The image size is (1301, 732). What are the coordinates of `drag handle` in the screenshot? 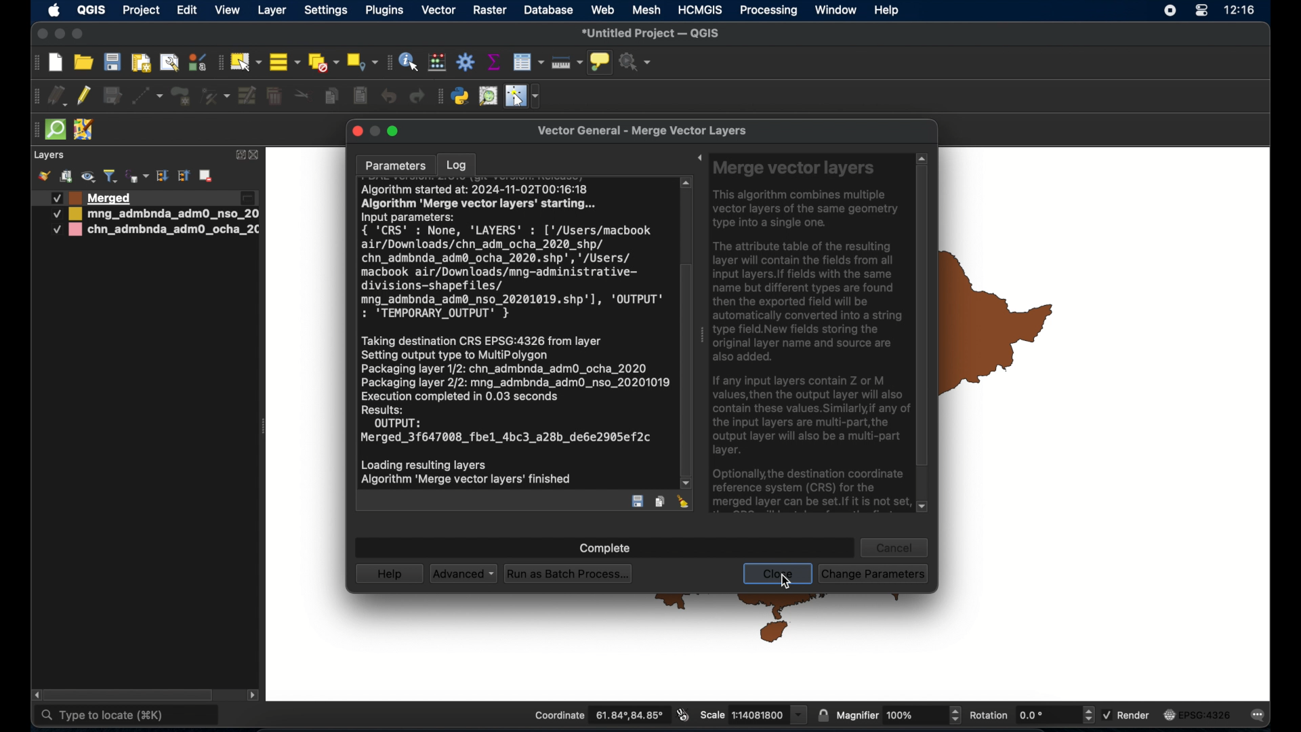 It's located at (33, 131).